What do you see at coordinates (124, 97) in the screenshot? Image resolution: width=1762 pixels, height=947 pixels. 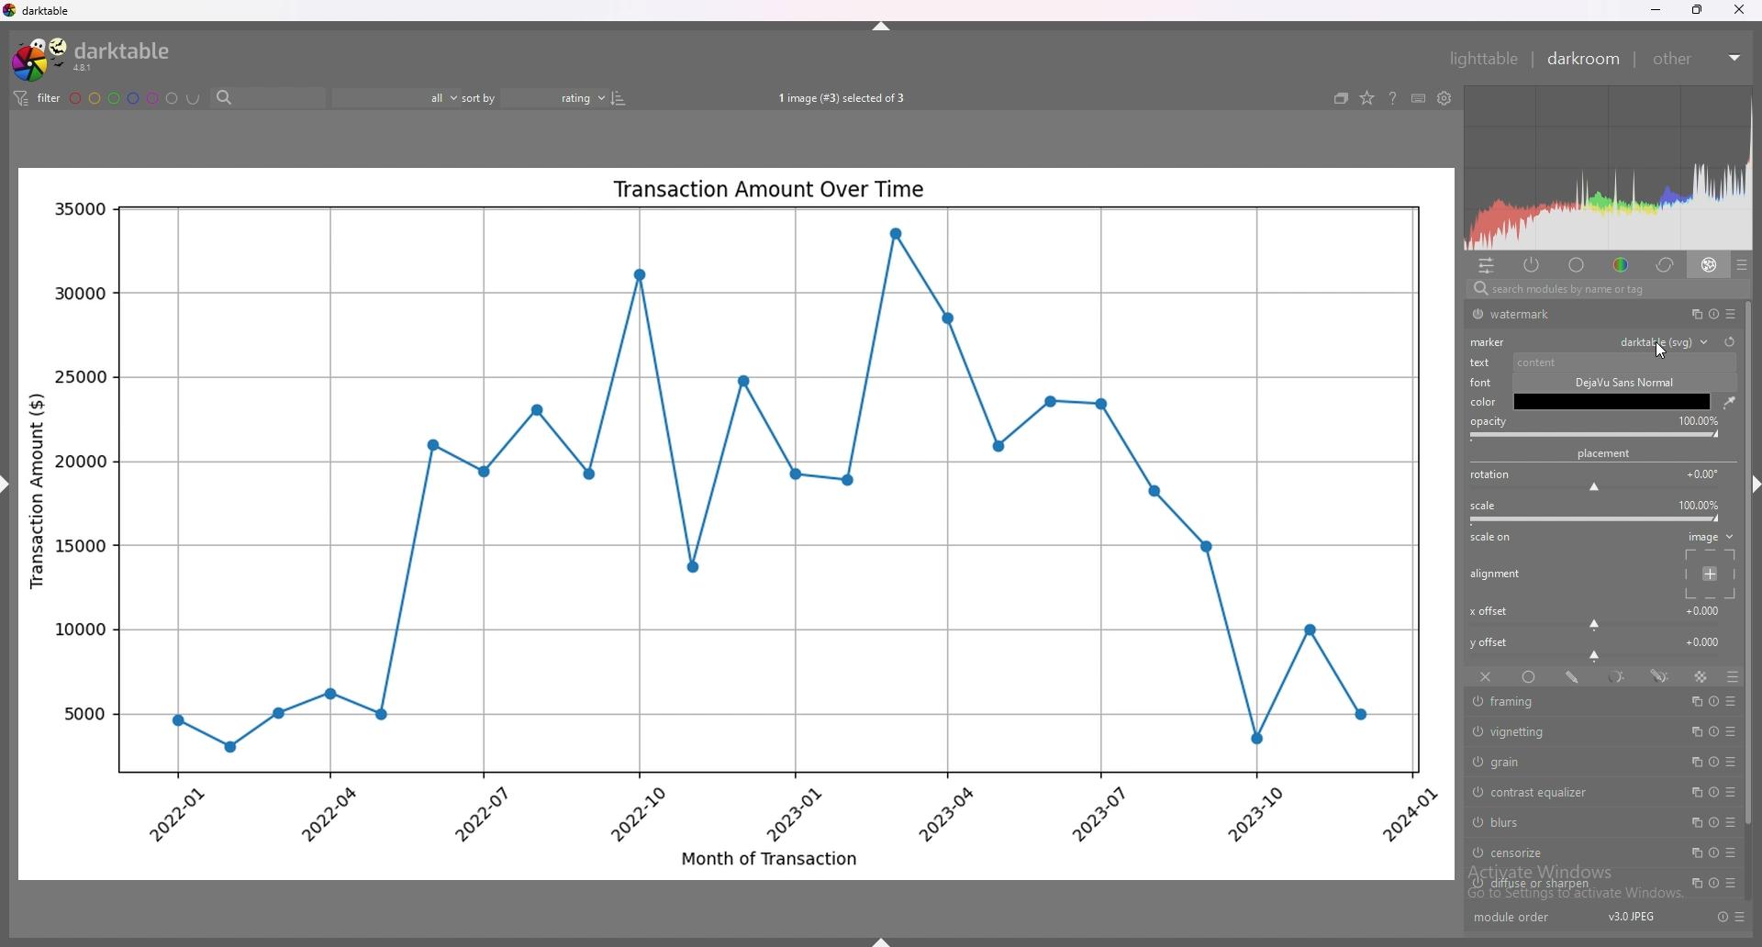 I see `color labels` at bounding box center [124, 97].